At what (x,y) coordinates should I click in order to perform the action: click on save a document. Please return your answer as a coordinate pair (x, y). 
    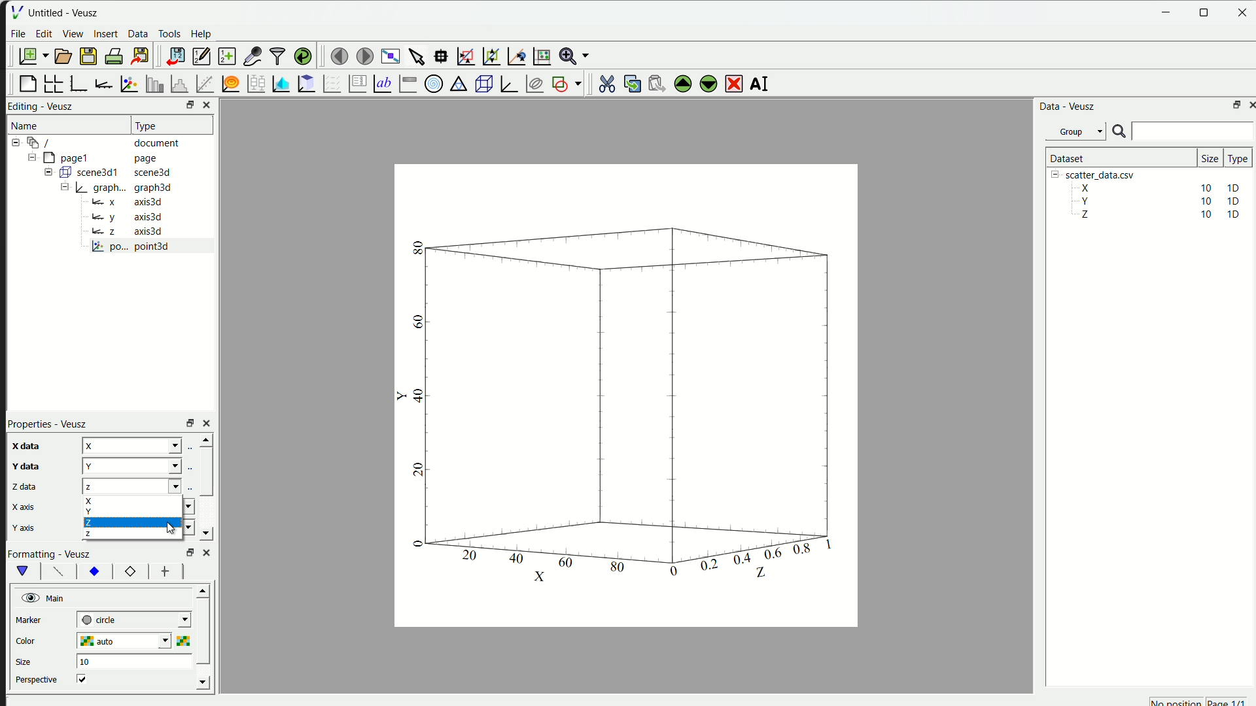
    Looking at the image, I should click on (86, 57).